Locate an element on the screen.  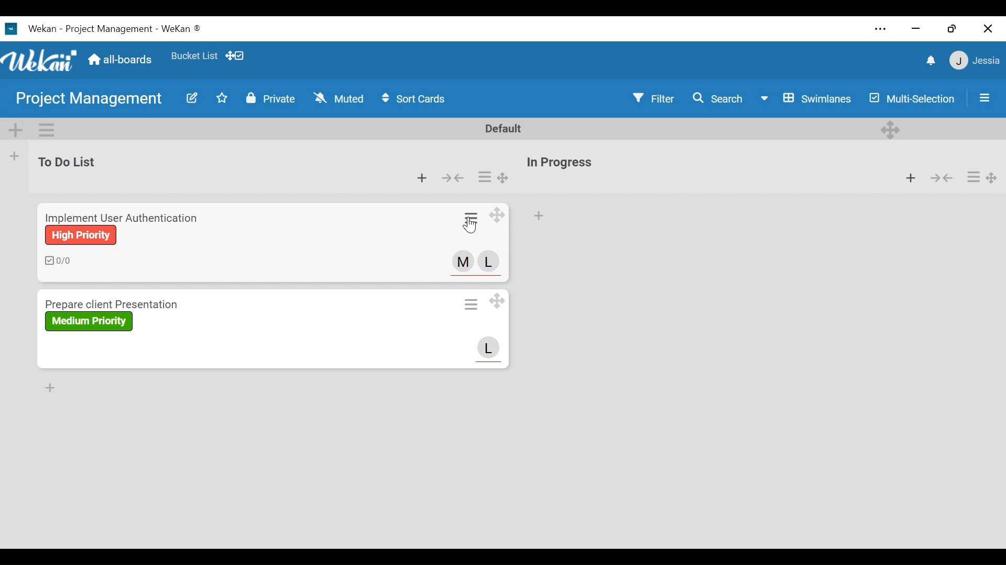
Text is located at coordinates (115, 29).